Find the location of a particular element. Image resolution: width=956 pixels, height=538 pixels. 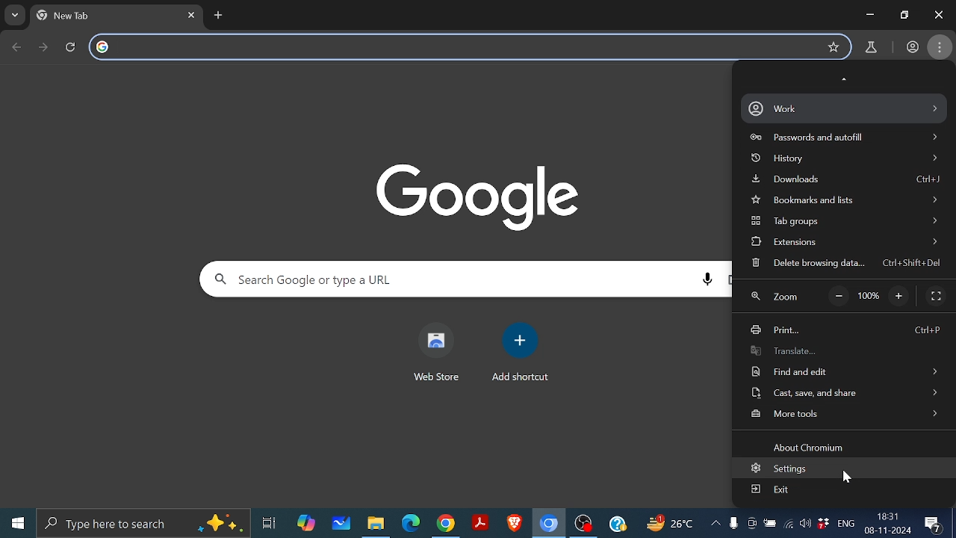

obs studio is located at coordinates (584, 525).